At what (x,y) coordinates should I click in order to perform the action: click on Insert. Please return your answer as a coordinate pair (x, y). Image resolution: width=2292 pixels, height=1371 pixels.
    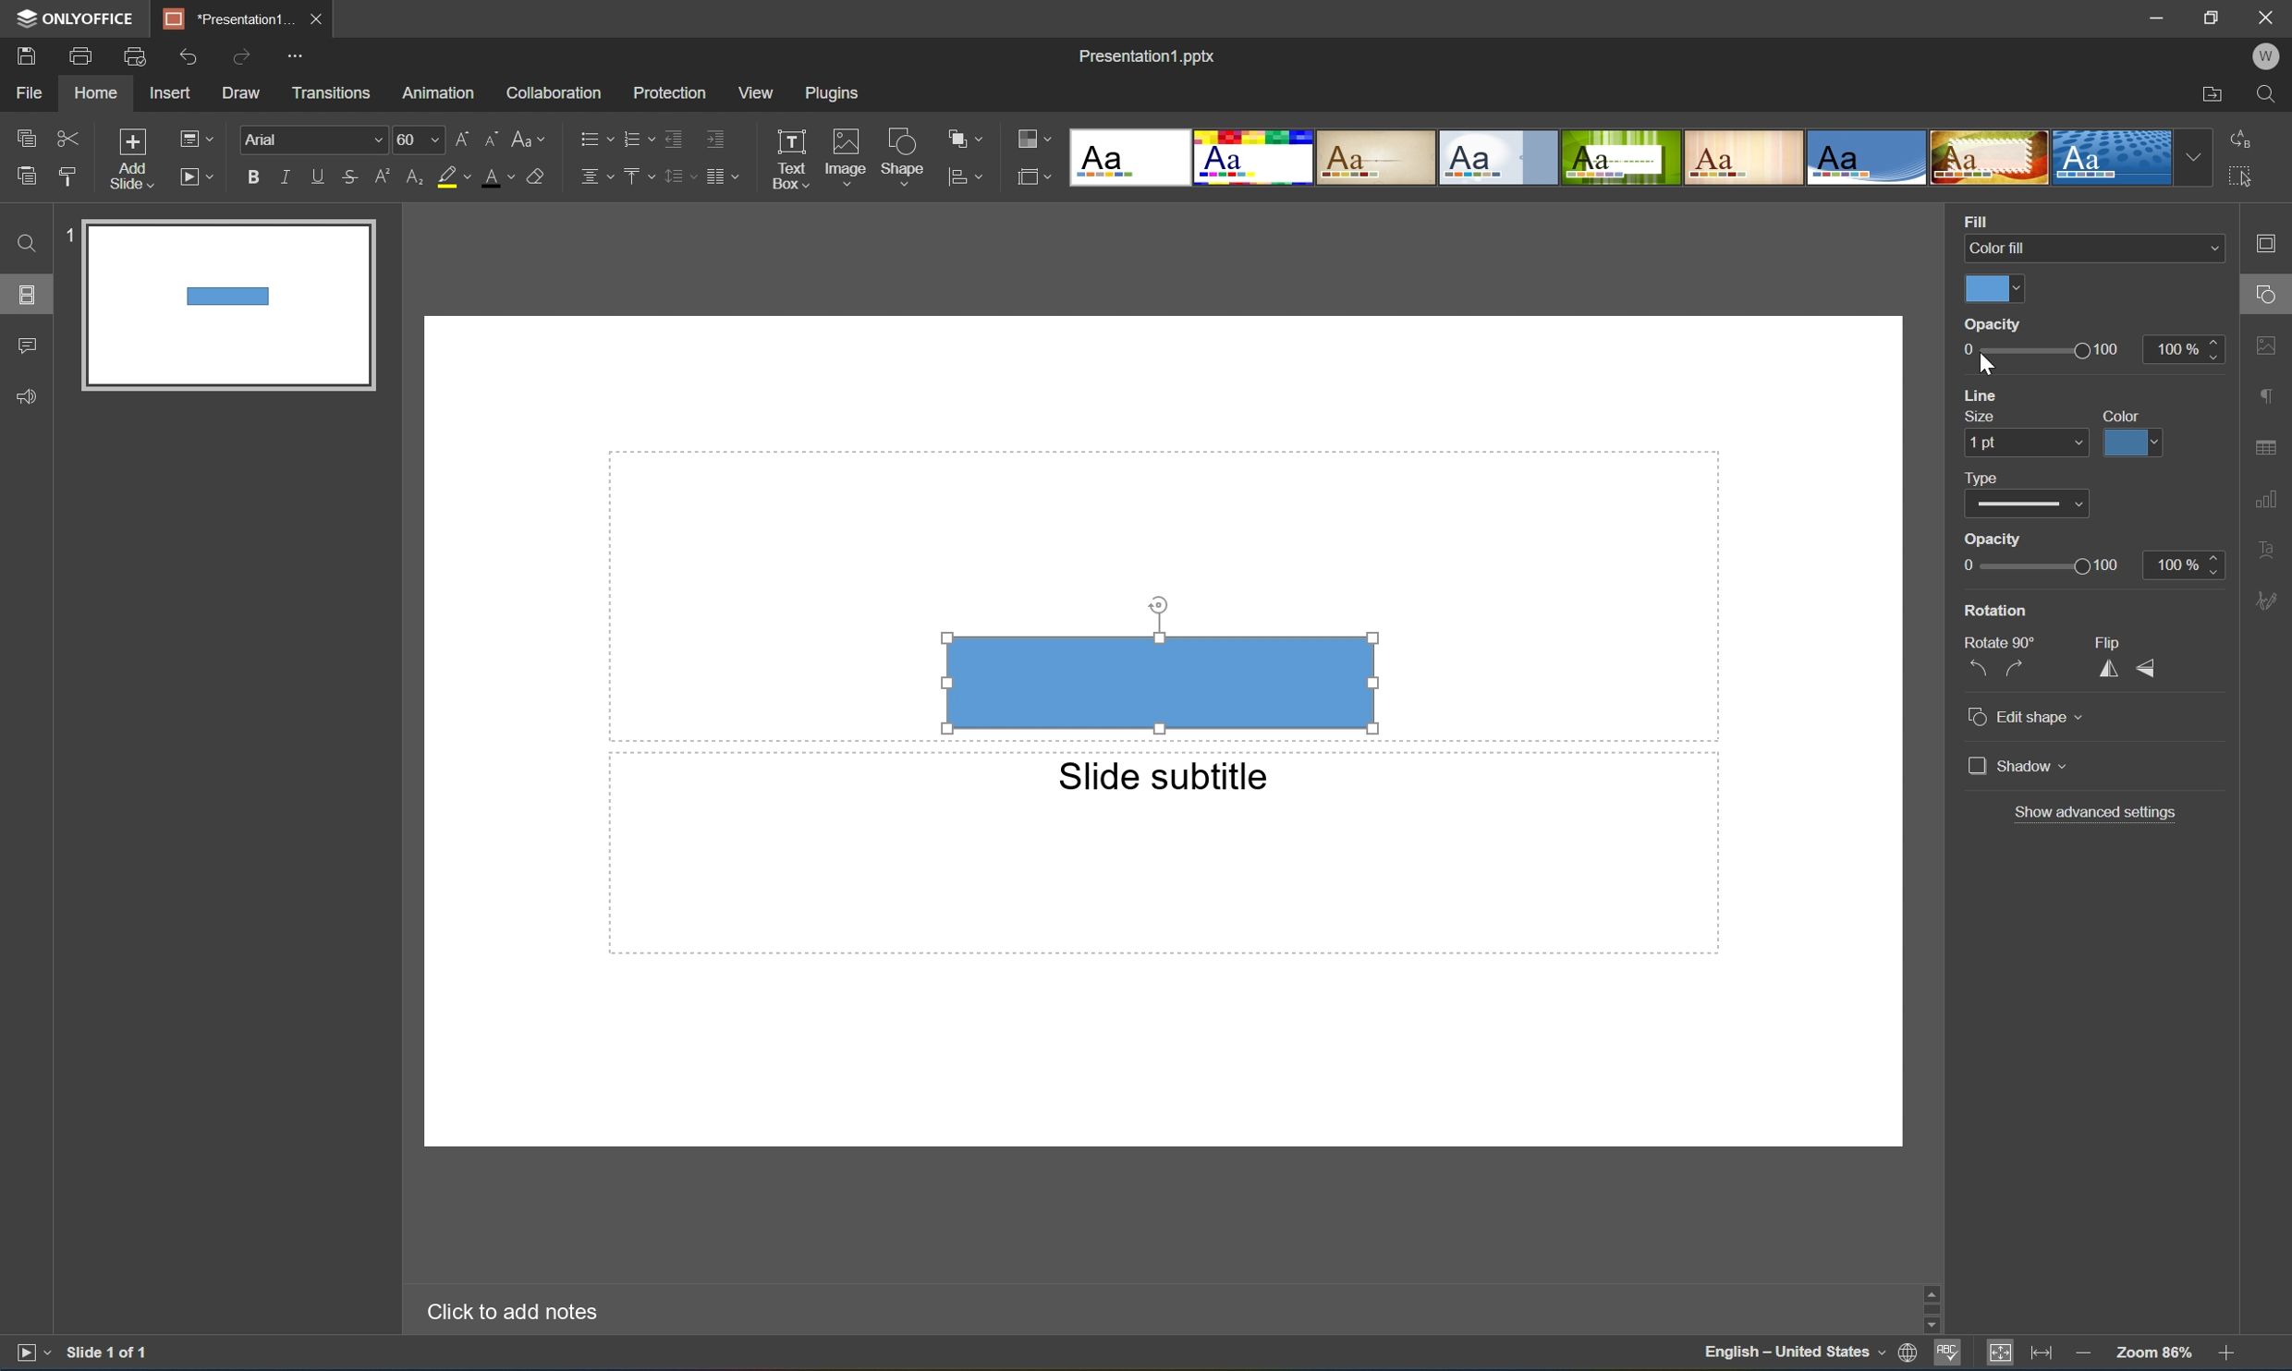
    Looking at the image, I should click on (174, 94).